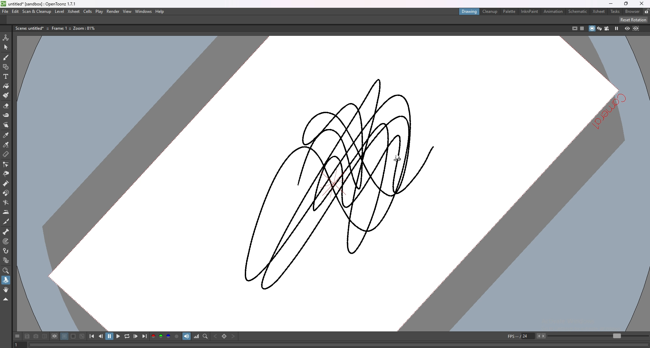 This screenshot has height=348, width=650. I want to click on drawing, so click(469, 12).